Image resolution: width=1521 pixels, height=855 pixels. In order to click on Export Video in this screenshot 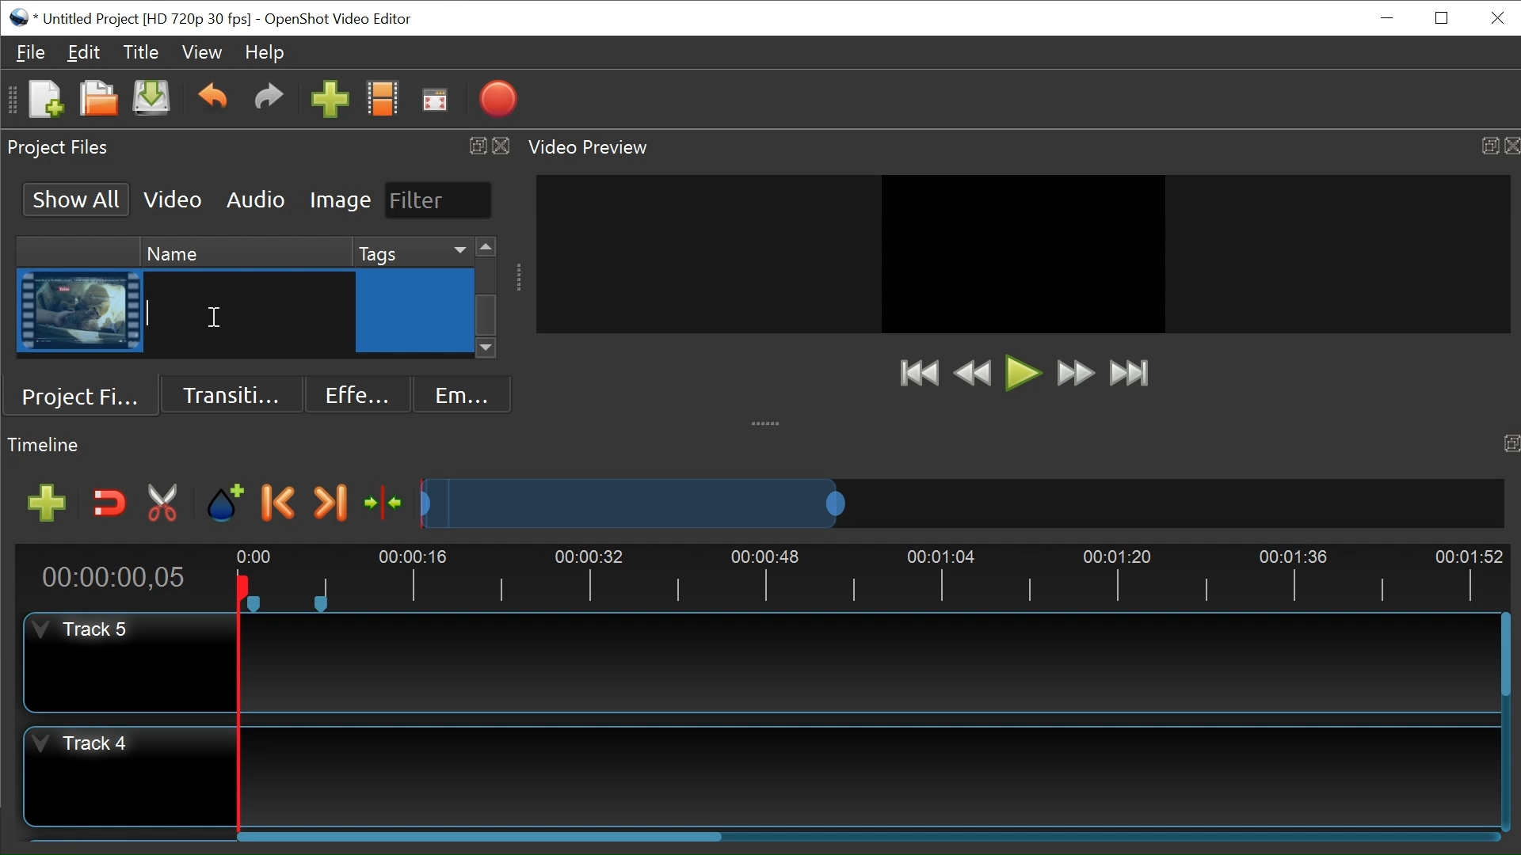, I will do `click(497, 101)`.